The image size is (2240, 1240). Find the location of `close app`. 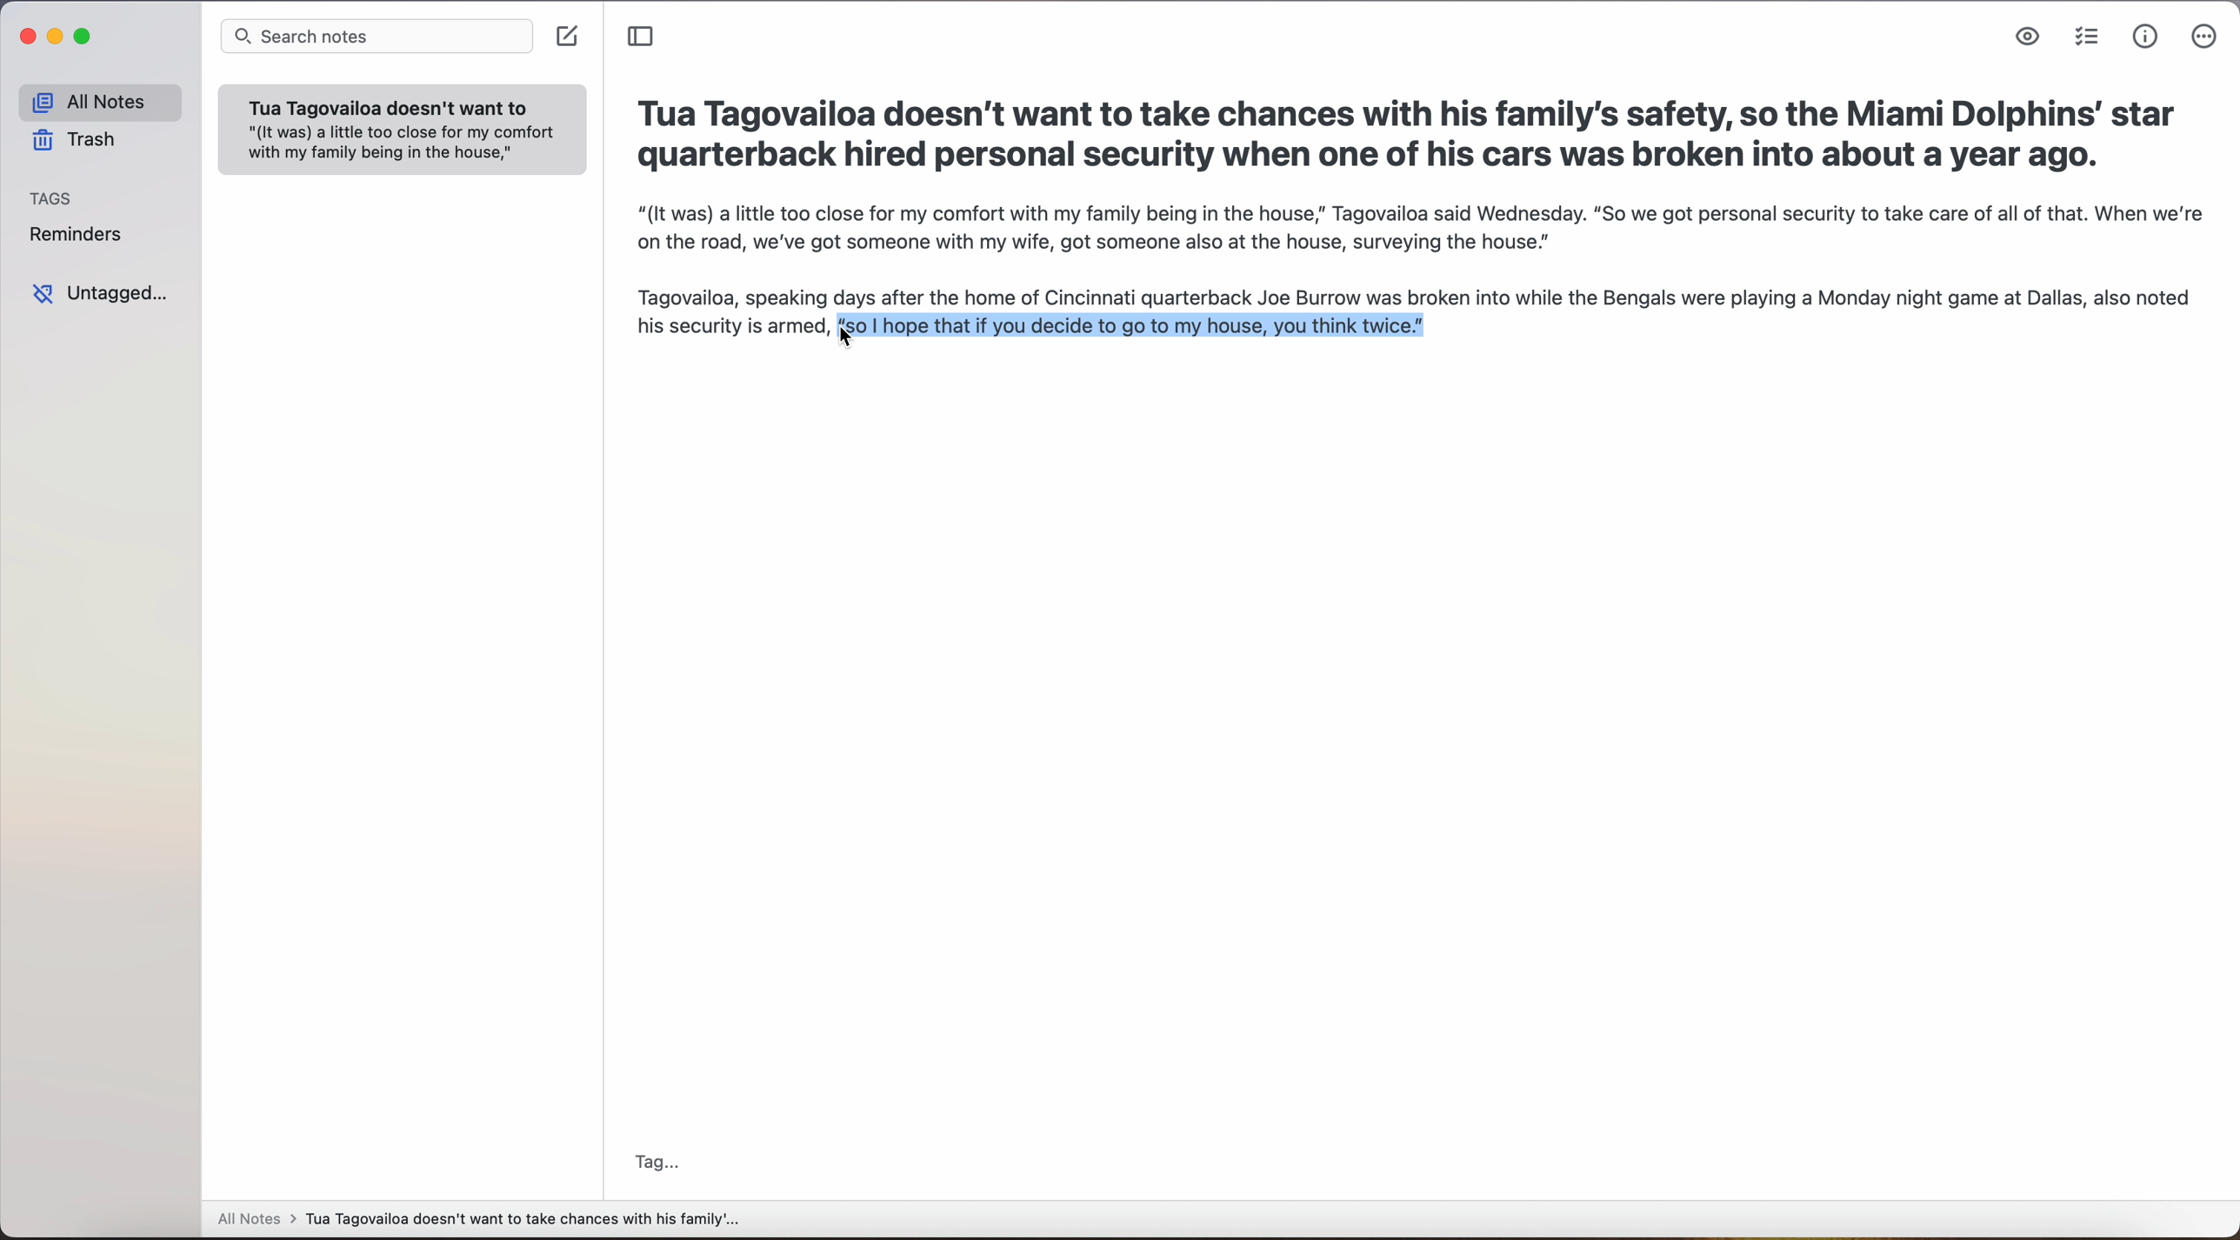

close app is located at coordinates (25, 39).